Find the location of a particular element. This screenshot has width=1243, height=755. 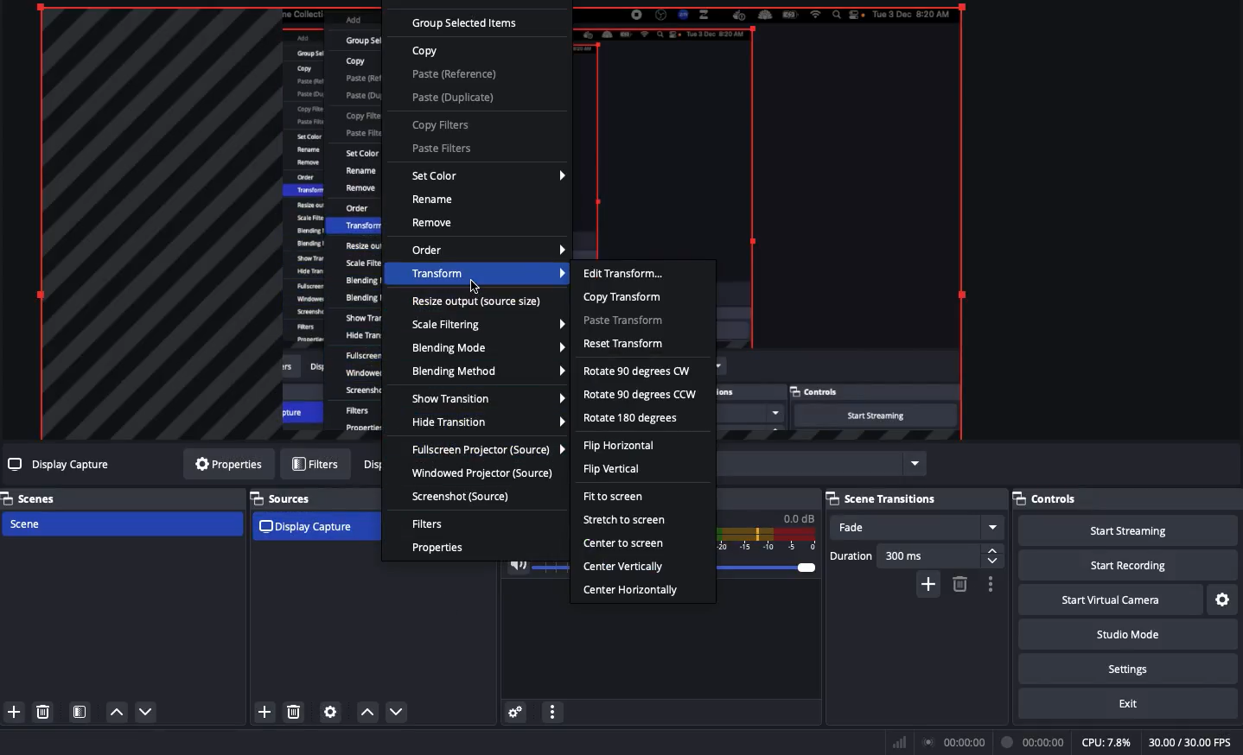

move down is located at coordinates (399, 713).